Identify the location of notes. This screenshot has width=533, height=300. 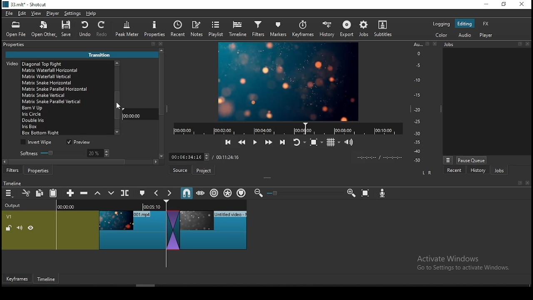
(198, 29).